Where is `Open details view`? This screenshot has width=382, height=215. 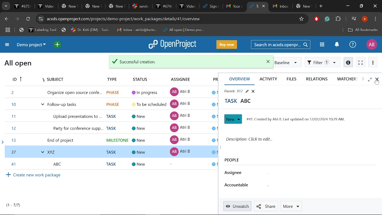
Open details view is located at coordinates (348, 62).